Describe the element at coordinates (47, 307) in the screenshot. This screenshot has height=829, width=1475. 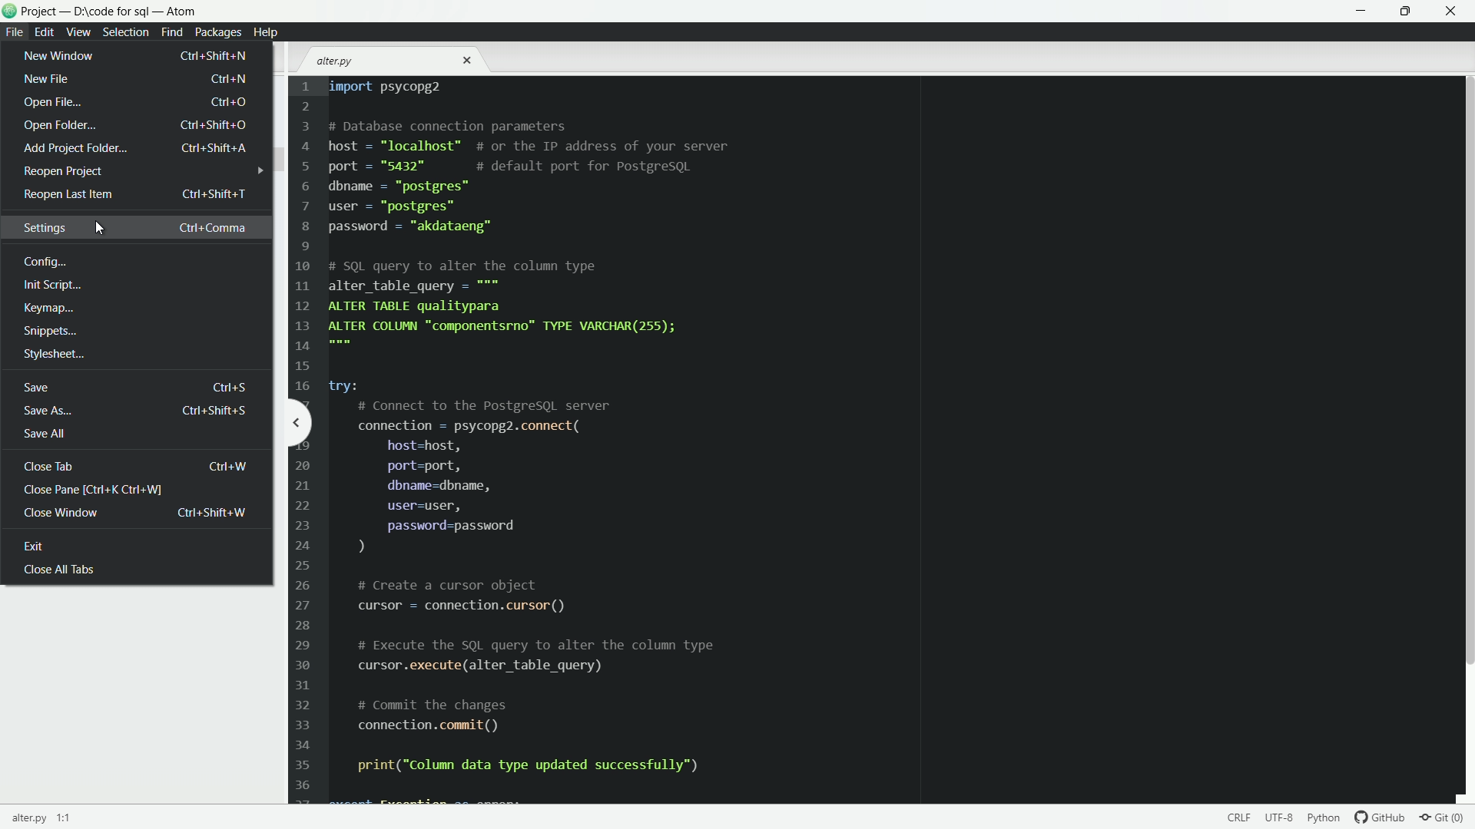
I see `keymap` at that location.